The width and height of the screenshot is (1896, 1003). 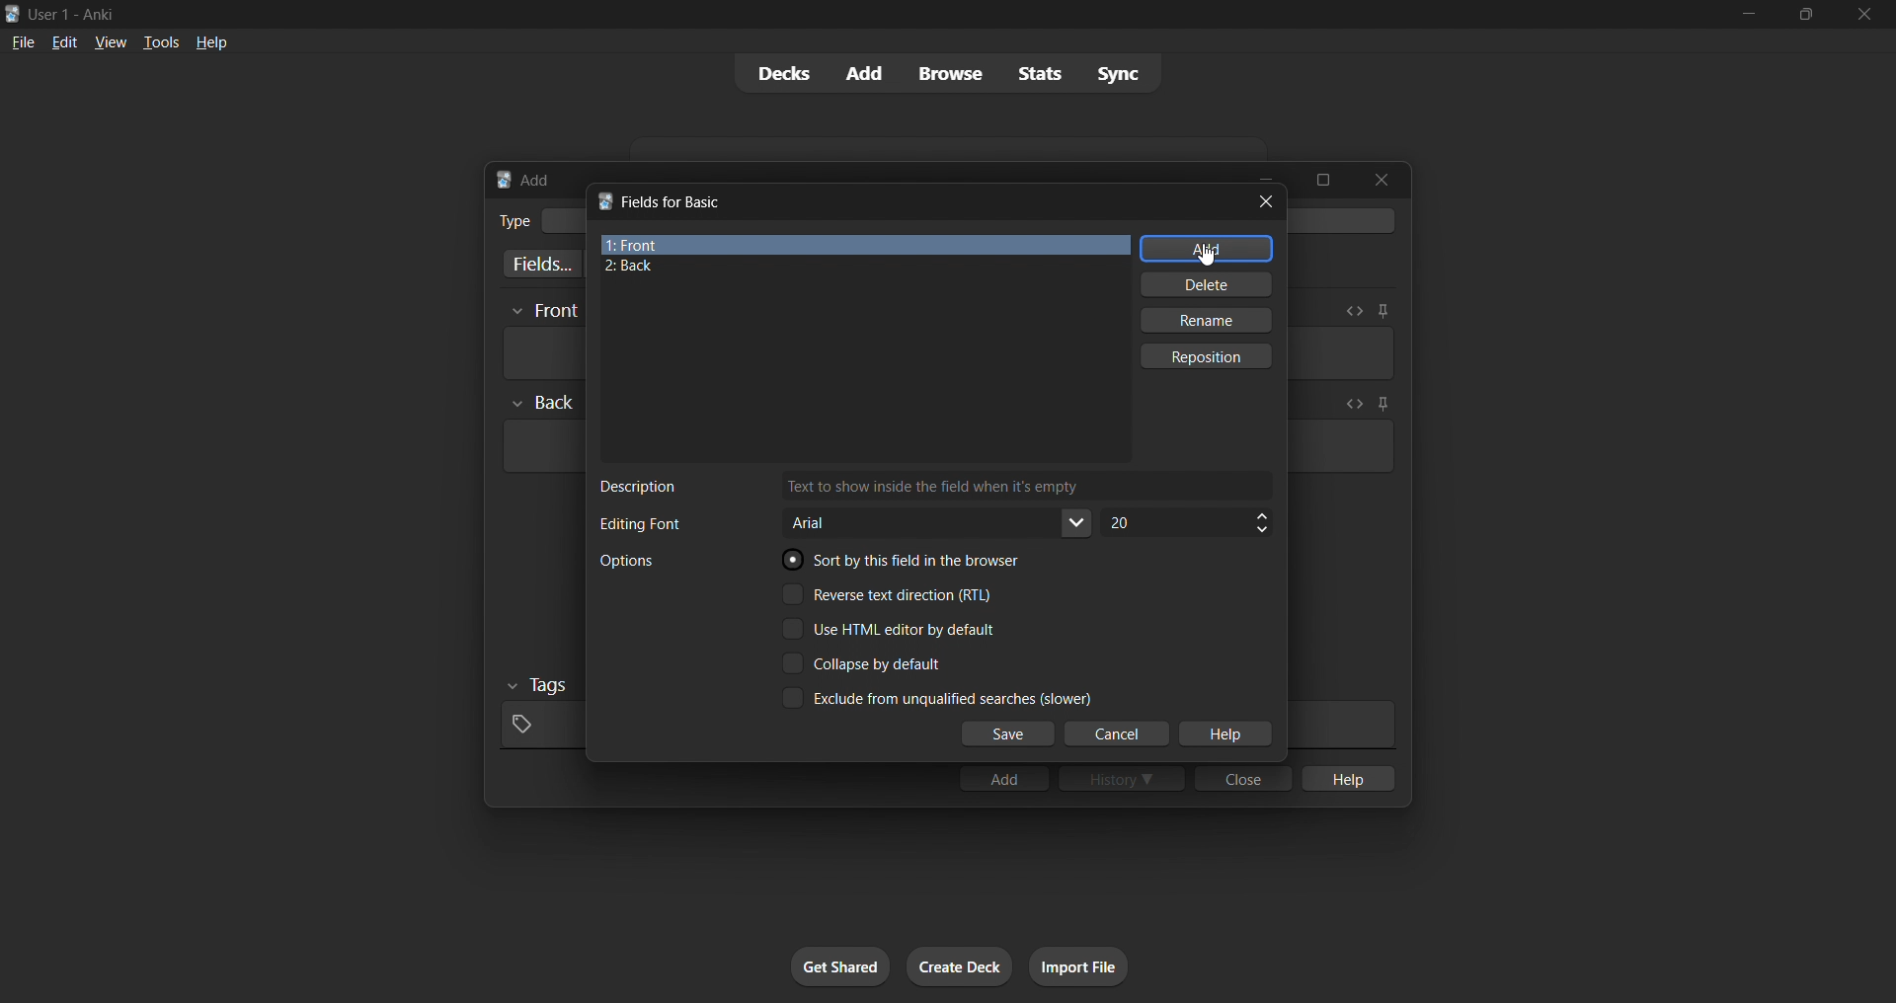 What do you see at coordinates (111, 41) in the screenshot?
I see `view` at bounding box center [111, 41].